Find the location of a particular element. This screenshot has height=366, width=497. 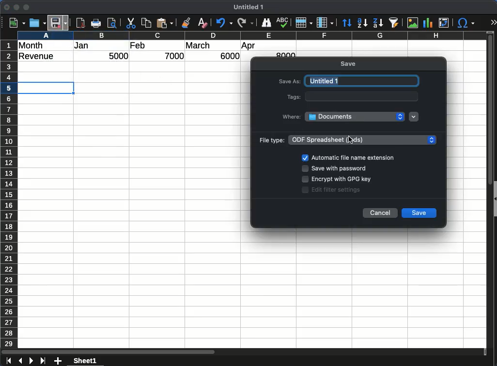

save is located at coordinates (349, 64).